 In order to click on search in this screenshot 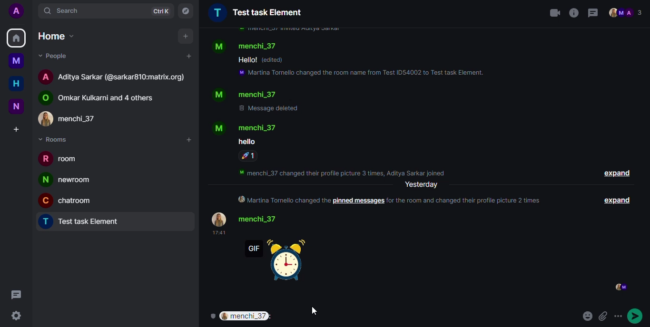, I will do `click(65, 9)`.